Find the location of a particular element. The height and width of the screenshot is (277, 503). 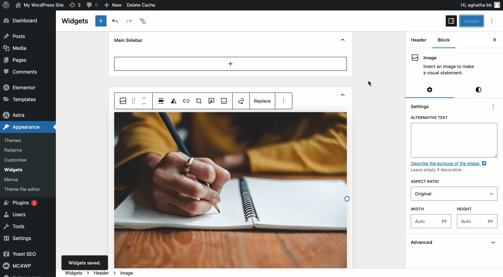

Mine sidebar is located at coordinates (127, 40).